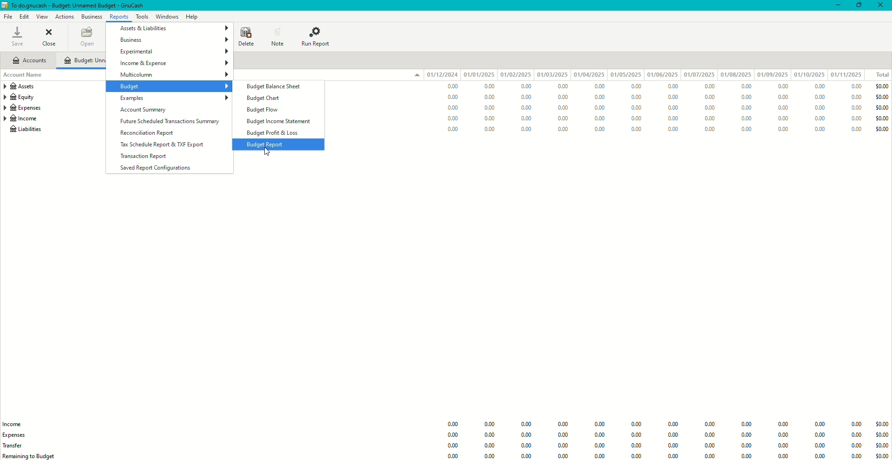 This screenshot has height=460, width=892. Describe the element at coordinates (835, 5) in the screenshot. I see `Minimize` at that location.